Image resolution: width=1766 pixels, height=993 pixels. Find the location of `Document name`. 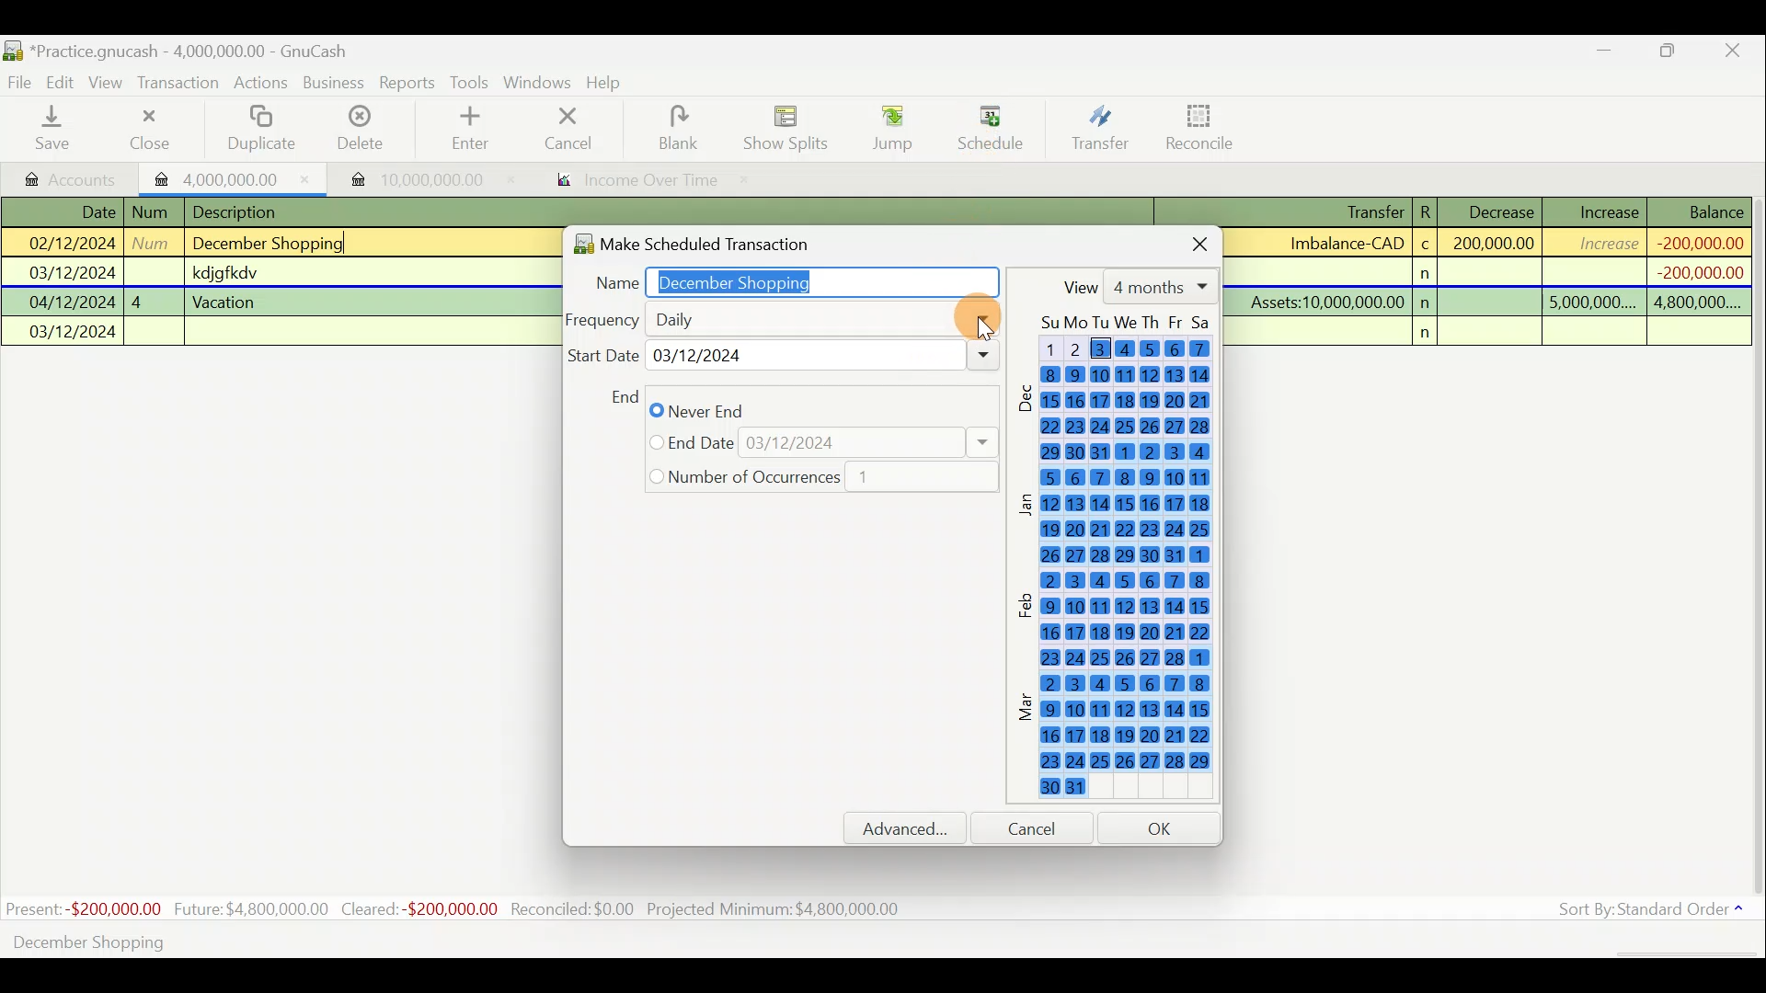

Document name is located at coordinates (198, 52).